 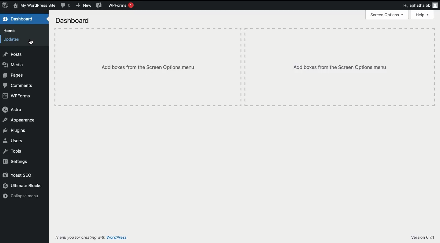 I want to click on Logo, so click(x=6, y=5).